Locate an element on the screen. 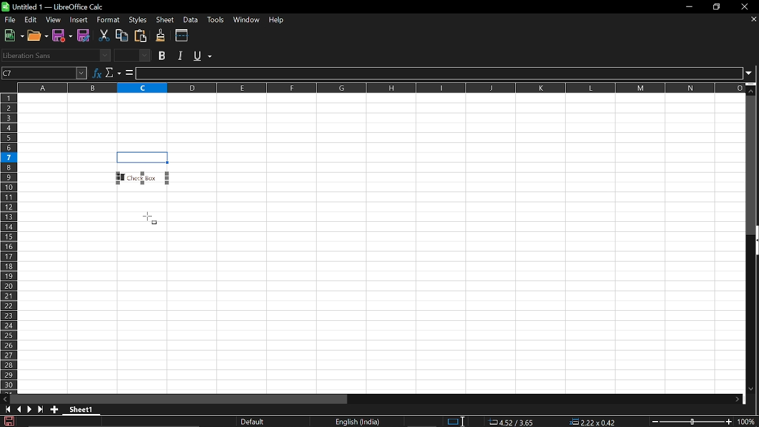 The height and width of the screenshot is (427, 759). Sheet is located at coordinates (167, 20).